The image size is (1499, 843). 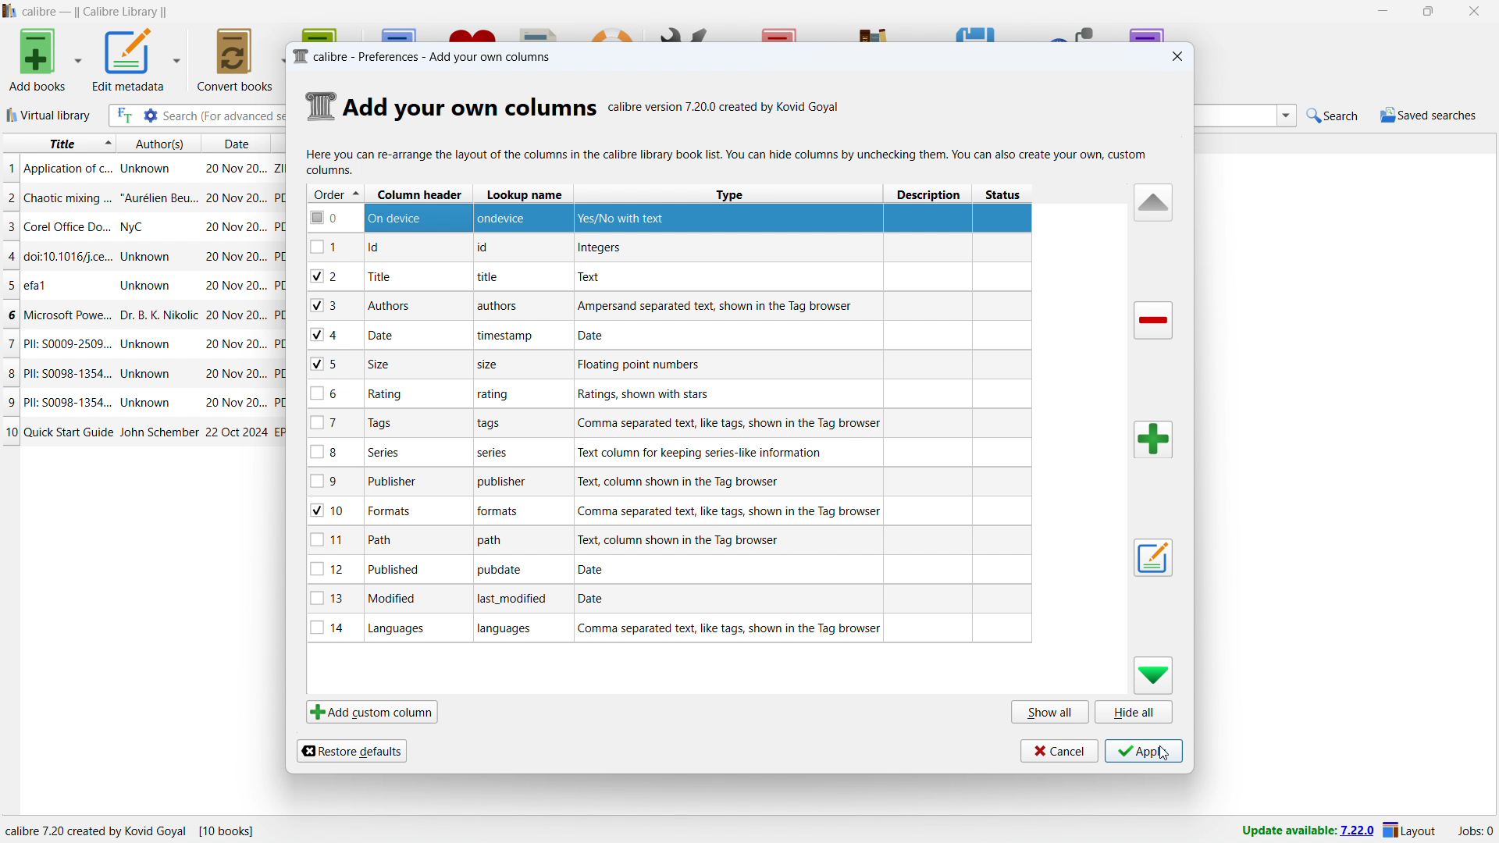 What do you see at coordinates (718, 306) in the screenshot?
I see `Ampersand separated text, shown in the Tag browser` at bounding box center [718, 306].